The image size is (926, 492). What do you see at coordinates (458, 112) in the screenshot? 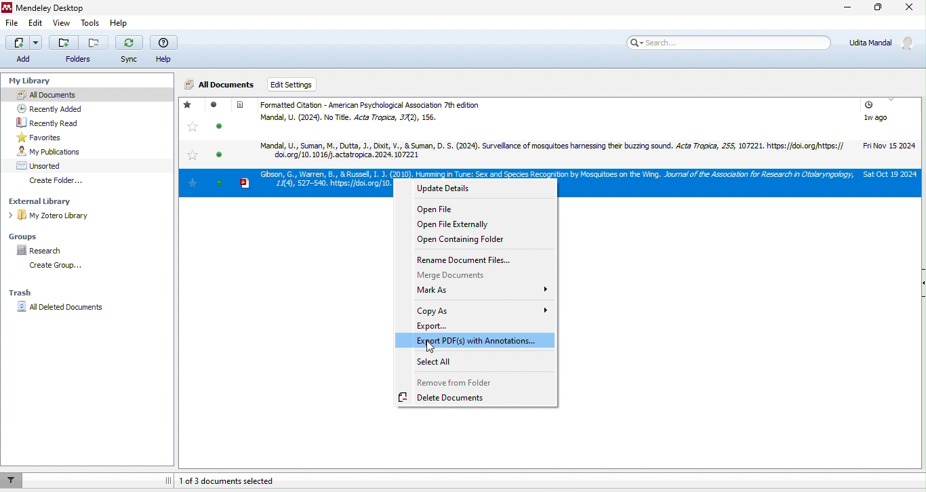
I see `Formatted Citation - American Psychological Association 7th edition
Mandal, U. (2024). No Tit. Acts Tropica, 372), 156.` at bounding box center [458, 112].